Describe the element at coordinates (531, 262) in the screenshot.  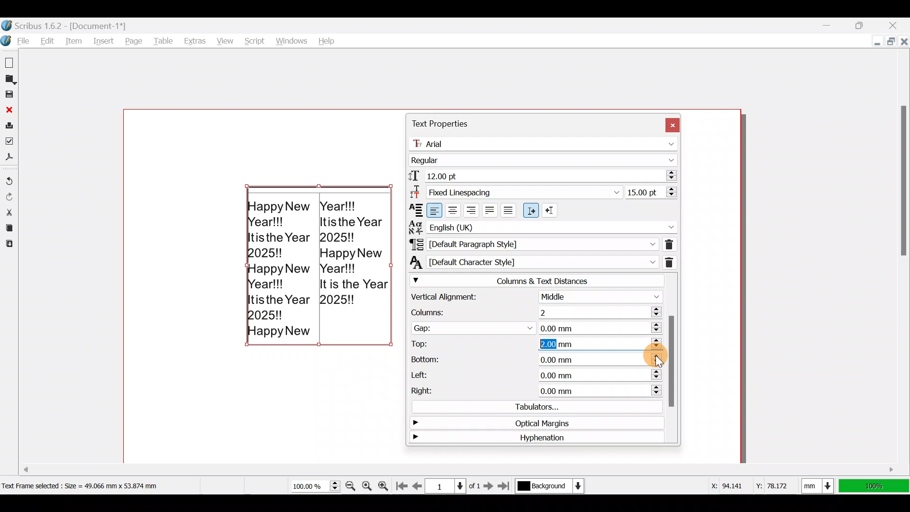
I see `Character style of currently selected text/paragraph` at that location.